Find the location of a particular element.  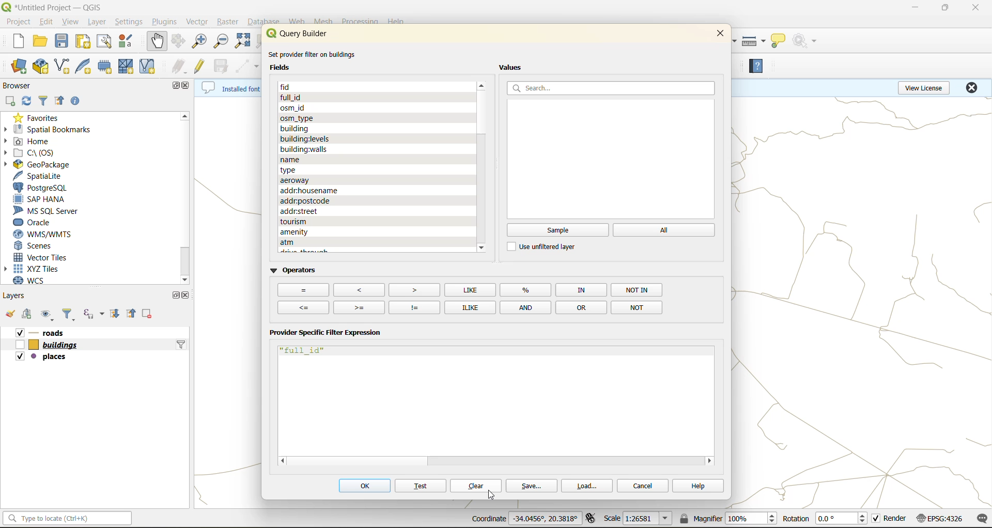

file name and app name is located at coordinates (56, 7).